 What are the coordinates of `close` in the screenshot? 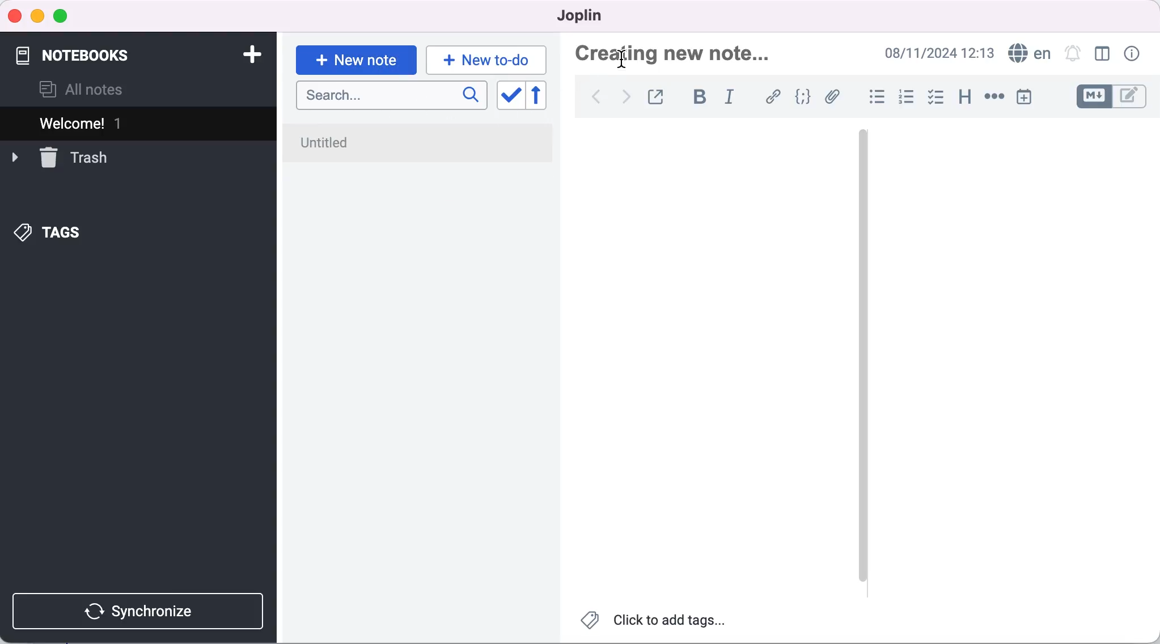 It's located at (15, 15).